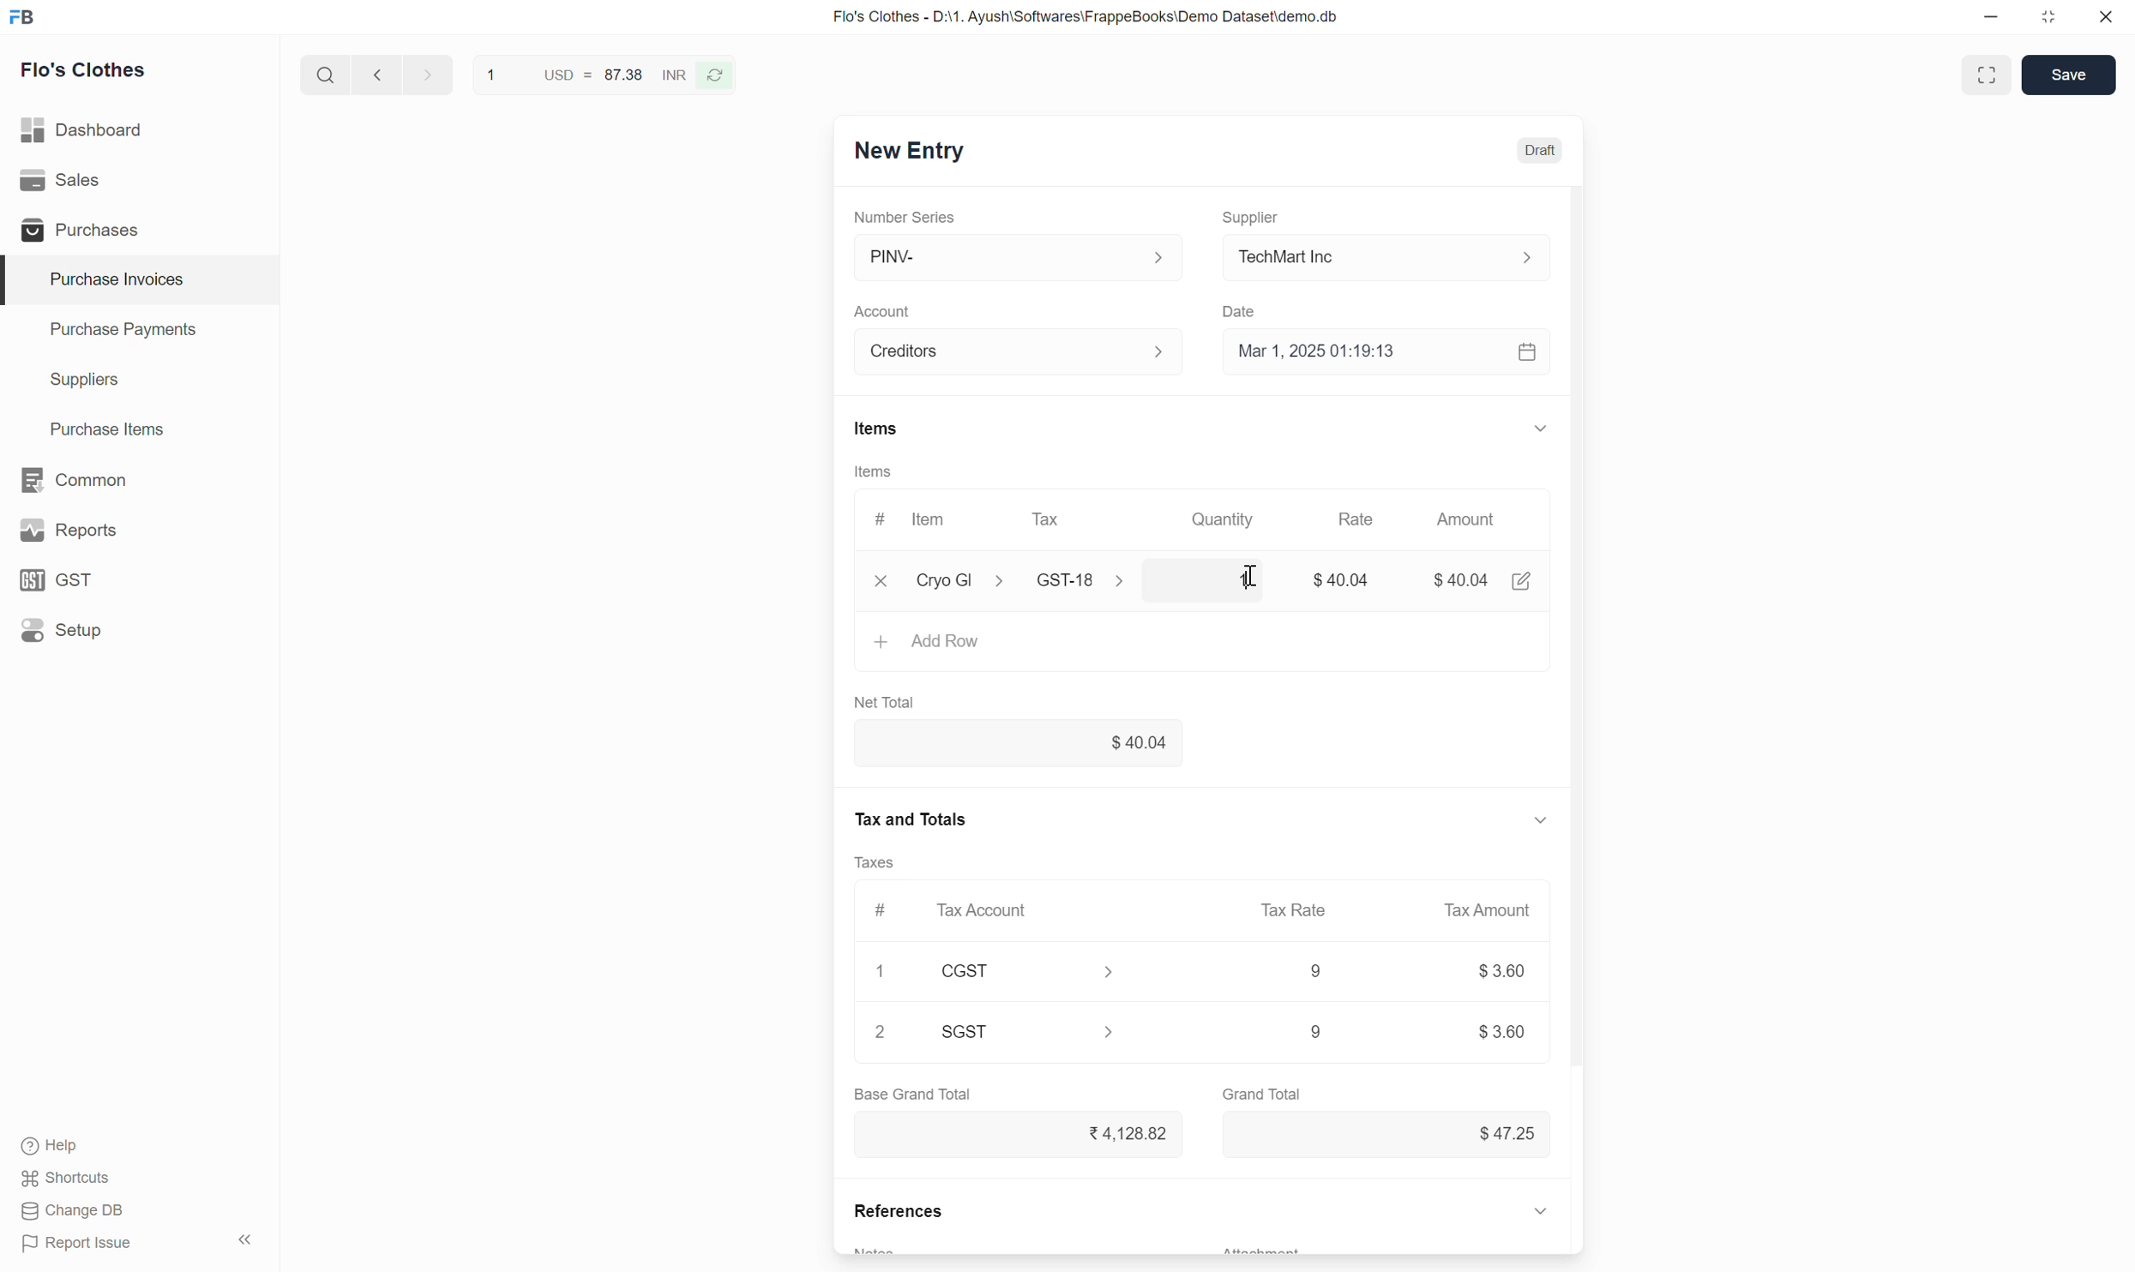  Describe the element at coordinates (1542, 152) in the screenshot. I see `Draft` at that location.